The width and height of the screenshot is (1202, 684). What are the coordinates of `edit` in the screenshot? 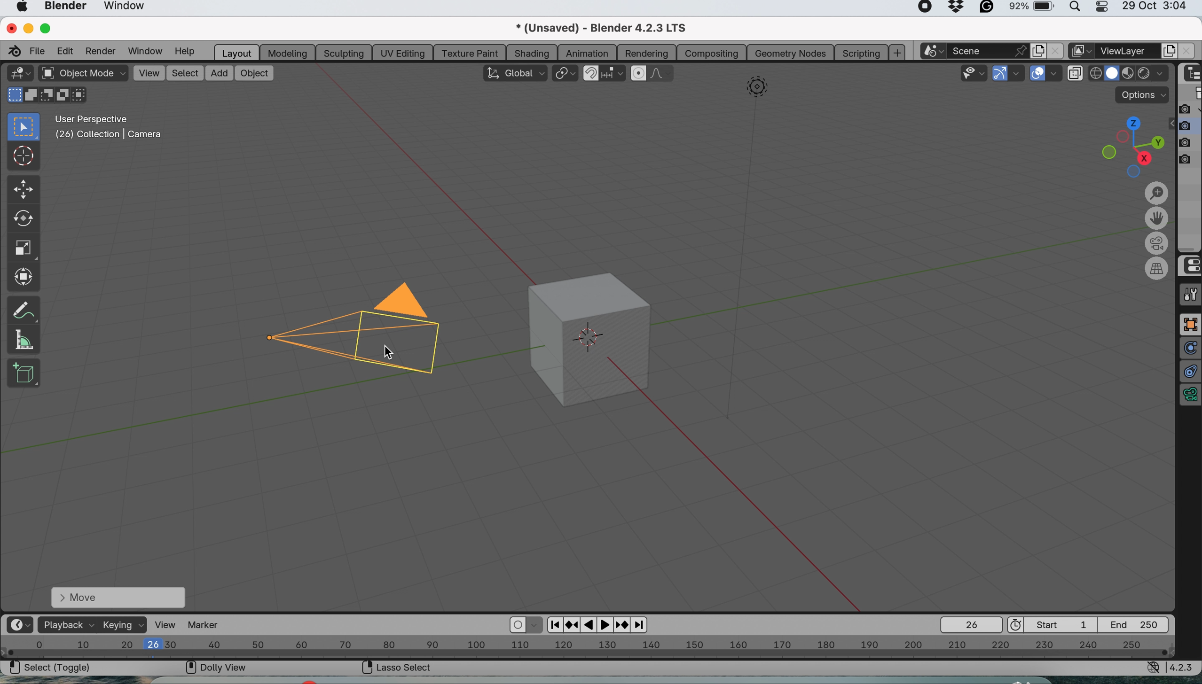 It's located at (67, 50).